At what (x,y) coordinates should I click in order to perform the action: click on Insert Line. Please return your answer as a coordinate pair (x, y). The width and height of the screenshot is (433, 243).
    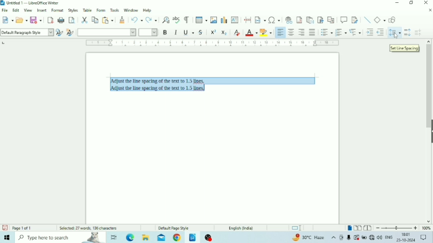
    Looking at the image, I should click on (367, 20).